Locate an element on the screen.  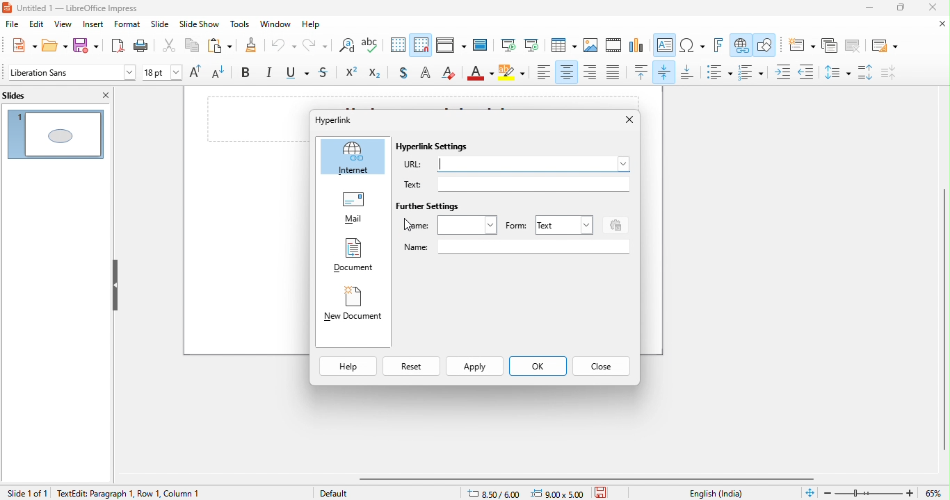
slide is located at coordinates (160, 26).